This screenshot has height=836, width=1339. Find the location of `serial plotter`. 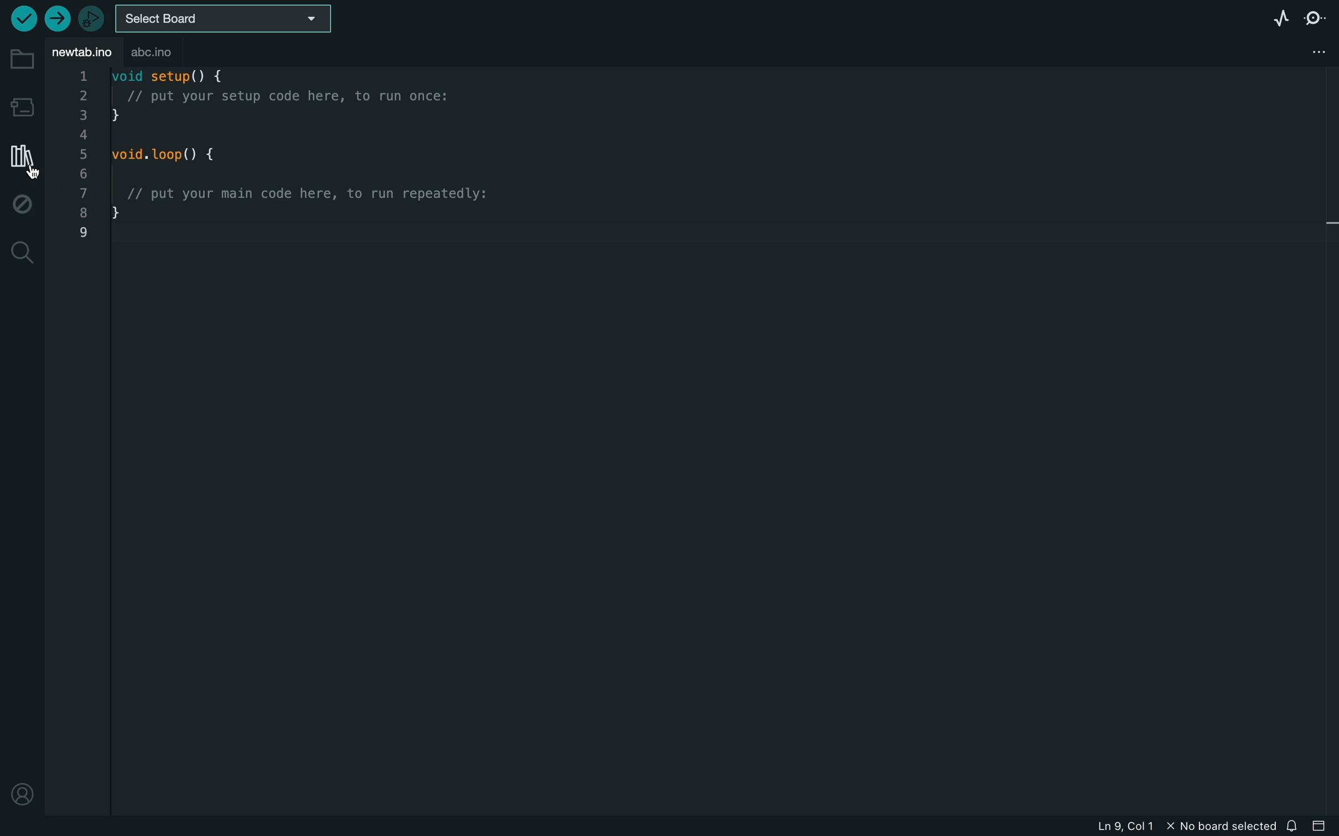

serial plotter is located at coordinates (1271, 20).